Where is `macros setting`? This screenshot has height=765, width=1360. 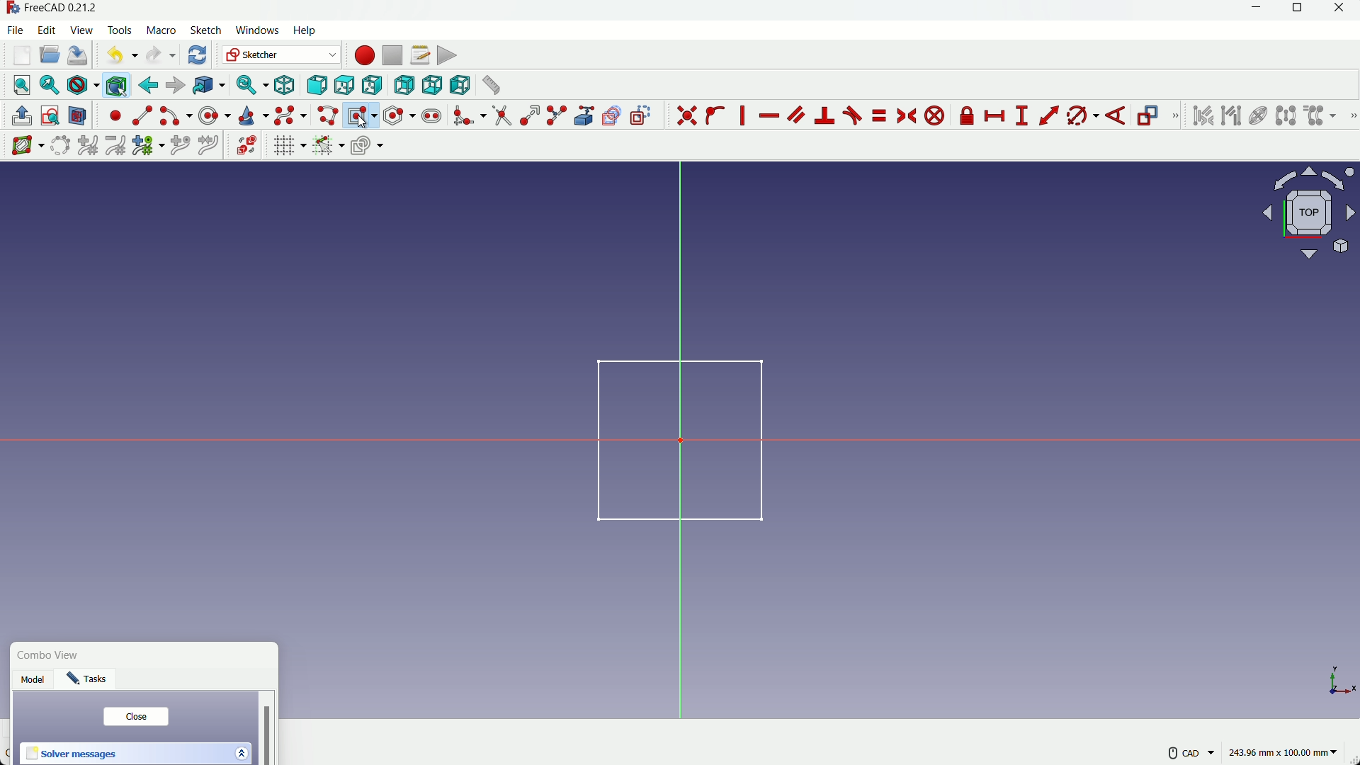
macros setting is located at coordinates (419, 55).